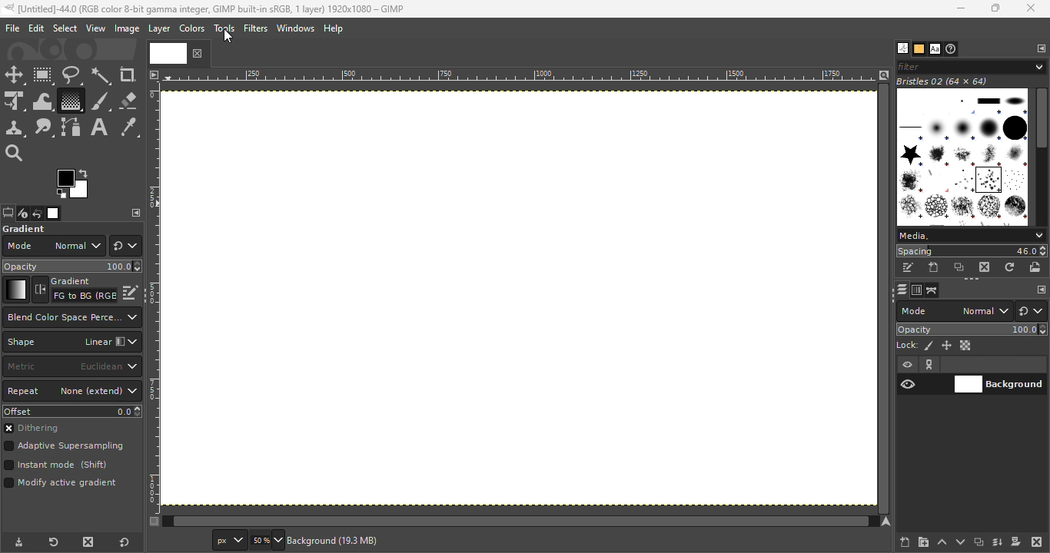  I want to click on Opacity, so click(973, 329).